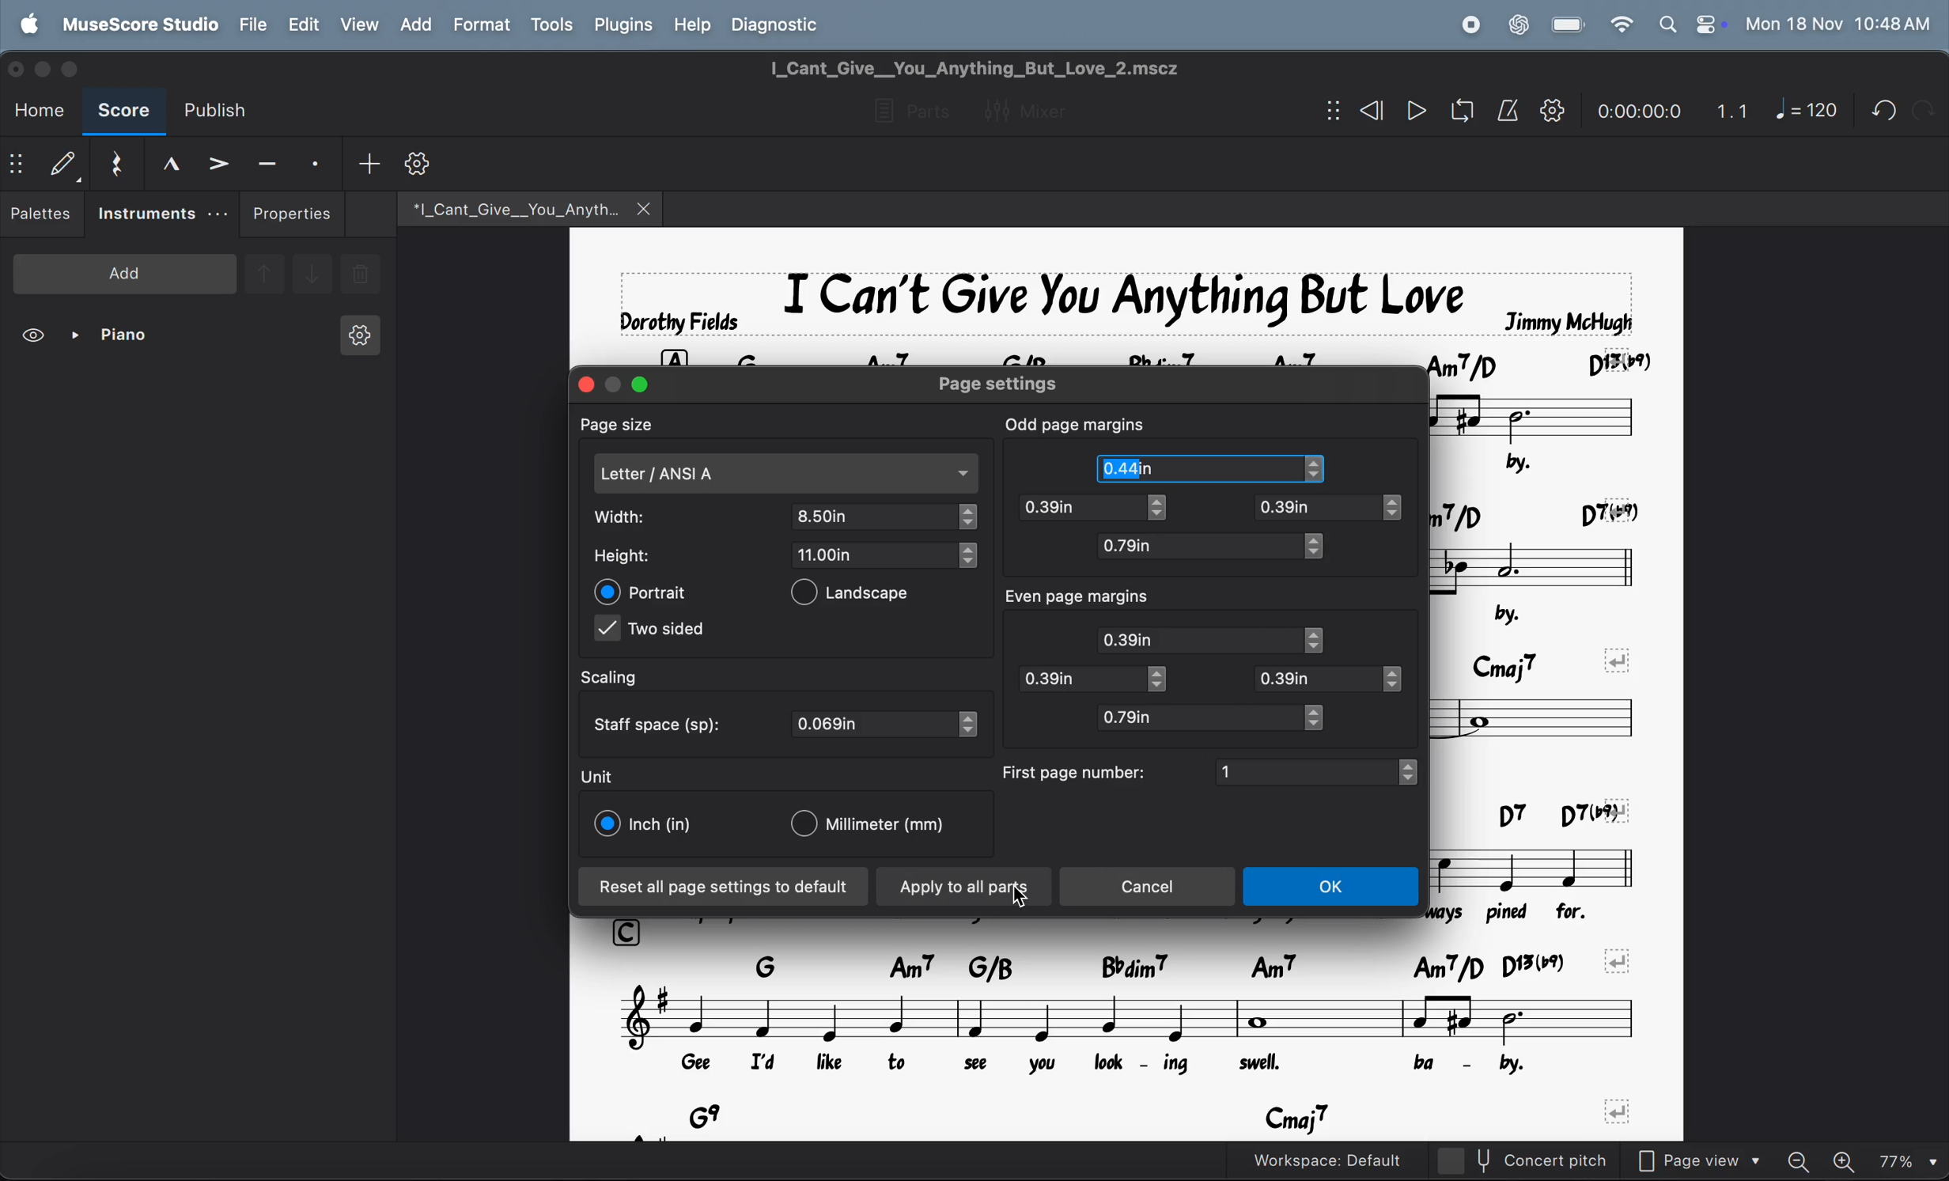 This screenshot has width=1949, height=1181. Describe the element at coordinates (1550, 655) in the screenshot. I see `chord symbols` at that location.